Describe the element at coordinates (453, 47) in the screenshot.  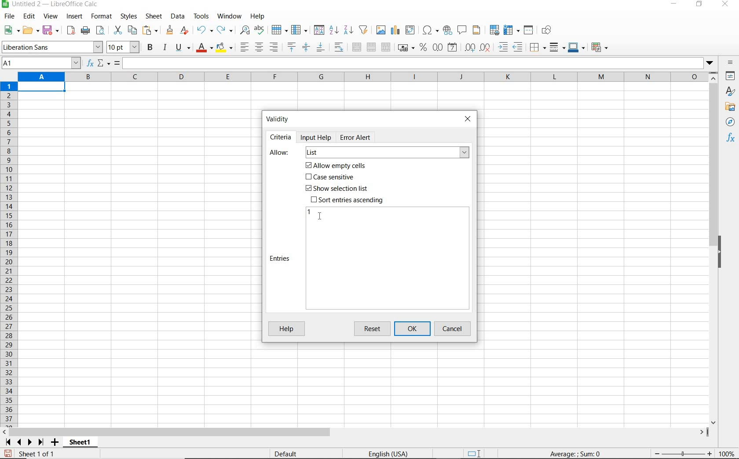
I see `format as date` at that location.